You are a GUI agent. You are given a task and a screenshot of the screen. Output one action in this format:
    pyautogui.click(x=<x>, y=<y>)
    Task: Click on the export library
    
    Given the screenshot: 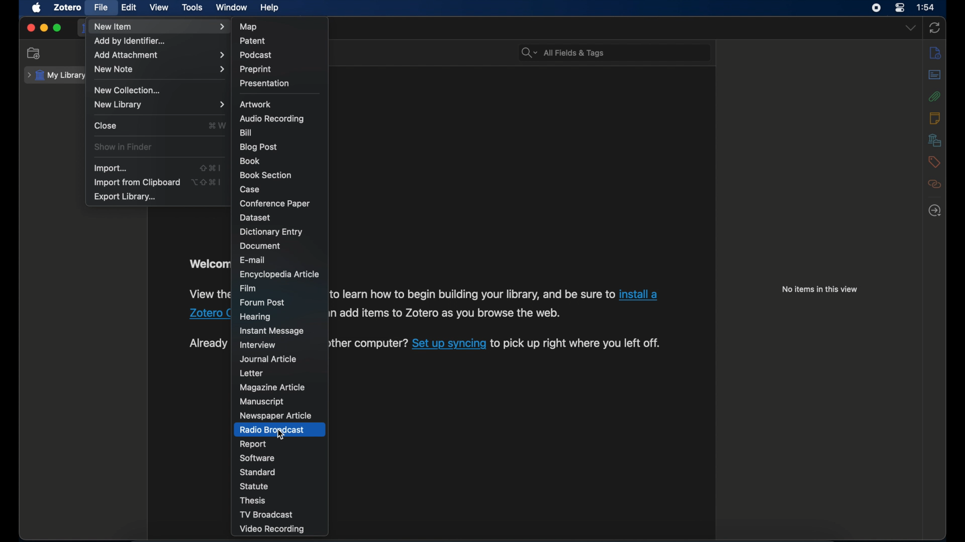 What is the action you would take?
    pyautogui.click(x=126, y=197)
    